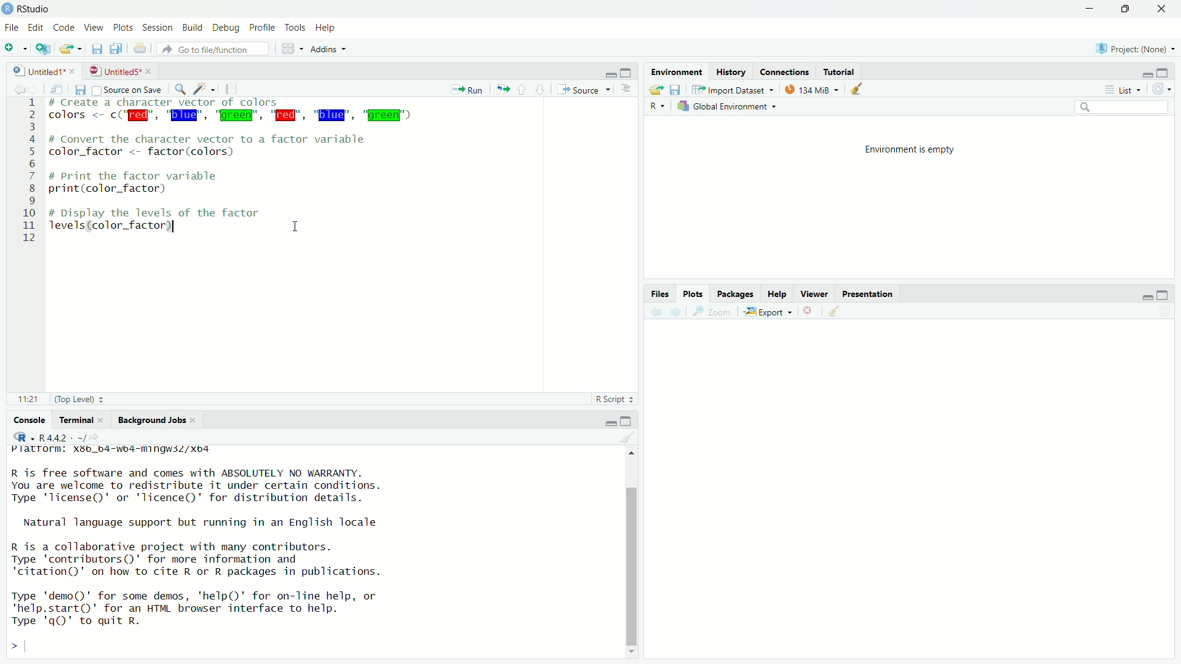 Image resolution: width=1181 pixels, height=664 pixels. Describe the element at coordinates (194, 27) in the screenshot. I see `build` at that location.